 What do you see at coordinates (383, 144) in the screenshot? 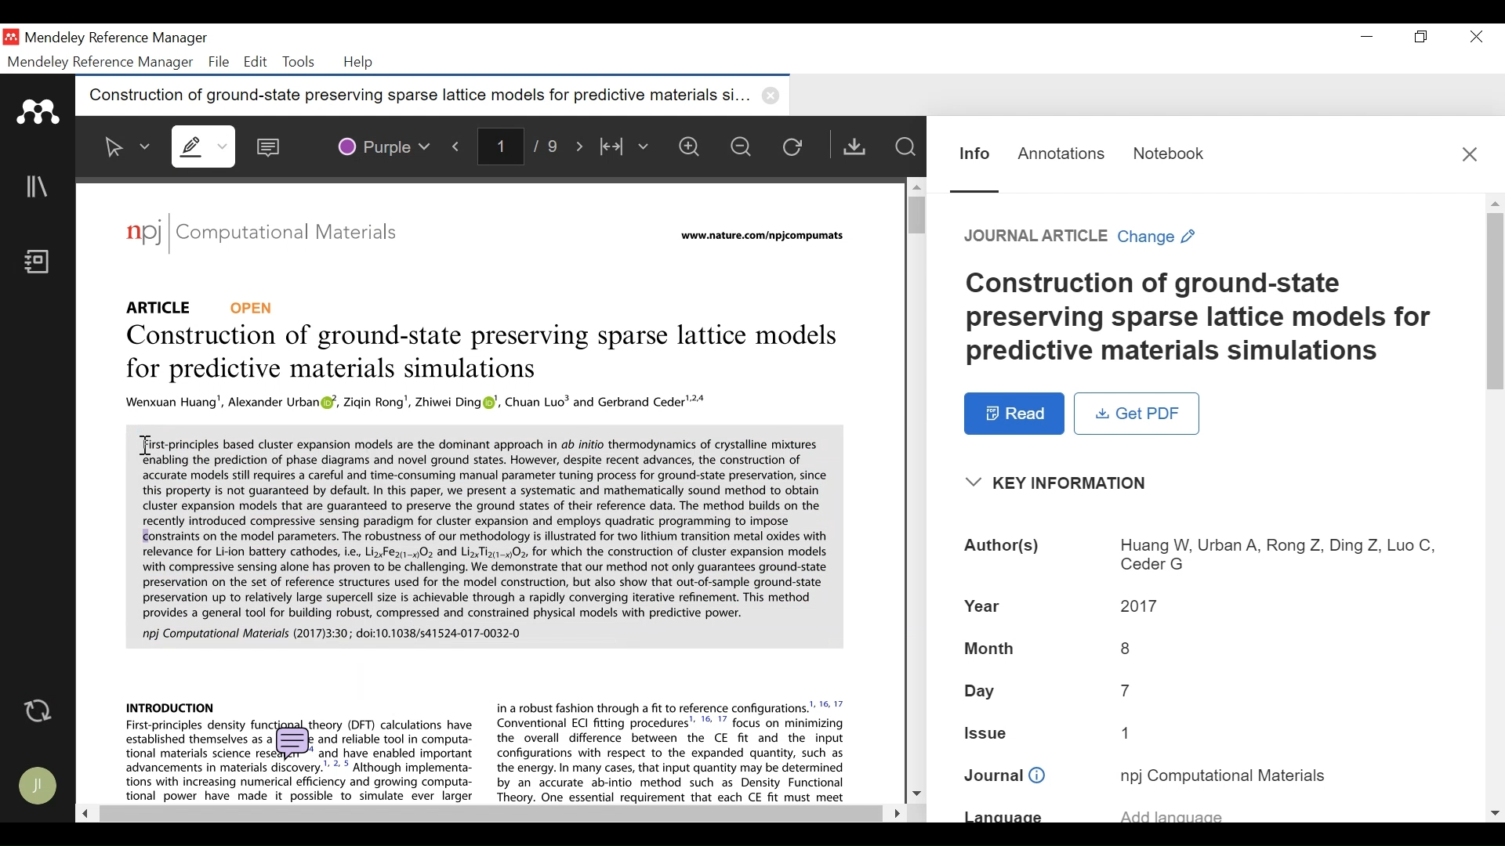
I see `Color` at bounding box center [383, 144].